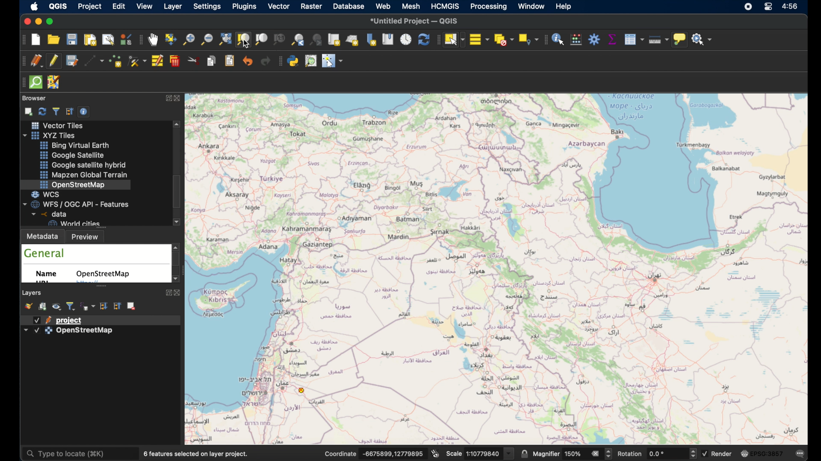 This screenshot has height=461, width=821. I want to click on time, so click(791, 7).